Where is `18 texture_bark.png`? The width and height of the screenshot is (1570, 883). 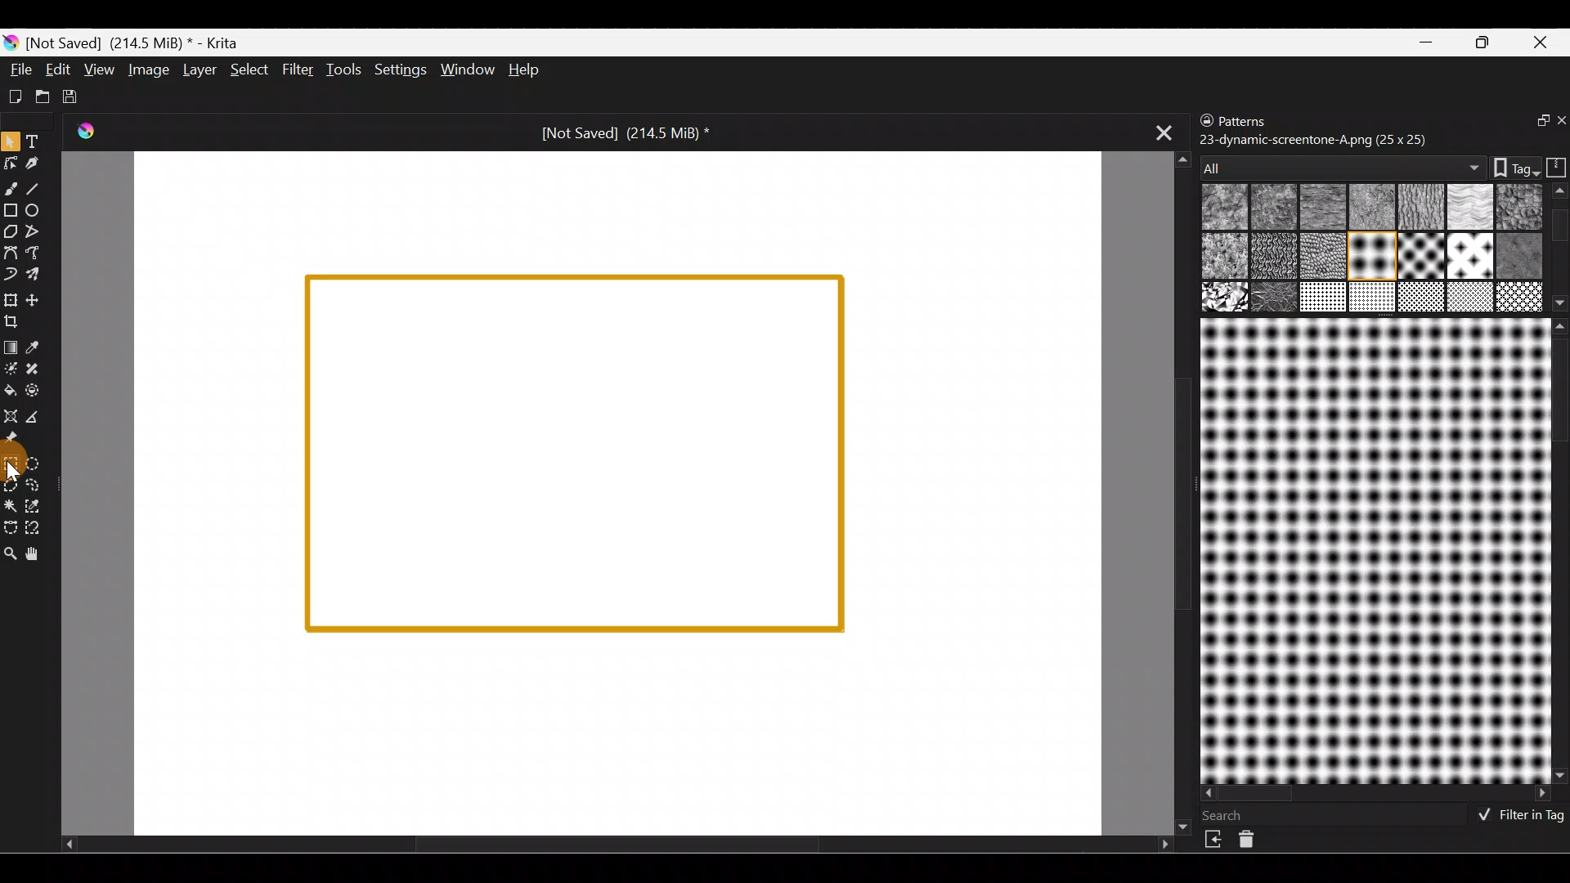 18 texture_bark.png is located at coordinates (1419, 298).